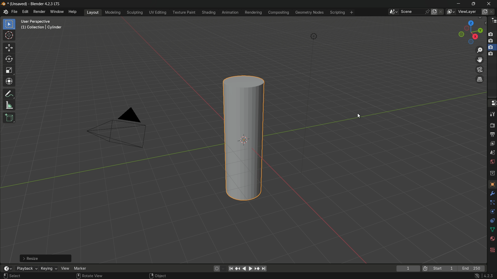 This screenshot has height=279, width=497. Describe the element at coordinates (492, 144) in the screenshot. I see `view layer` at that location.